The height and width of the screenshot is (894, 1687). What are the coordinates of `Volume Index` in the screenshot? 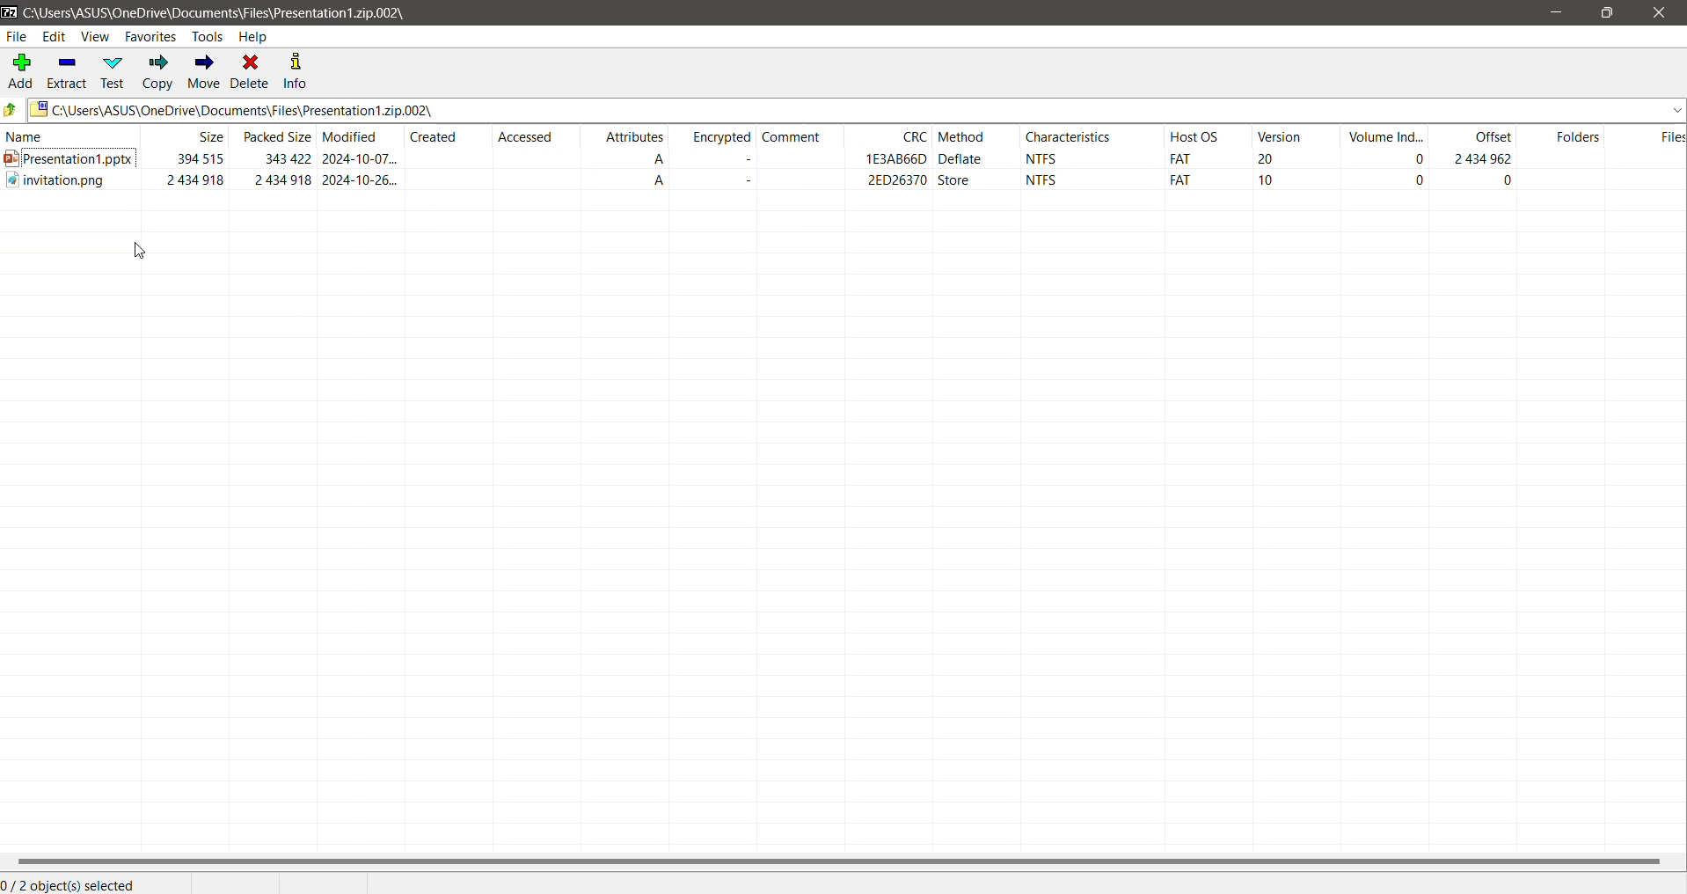 It's located at (1386, 134).